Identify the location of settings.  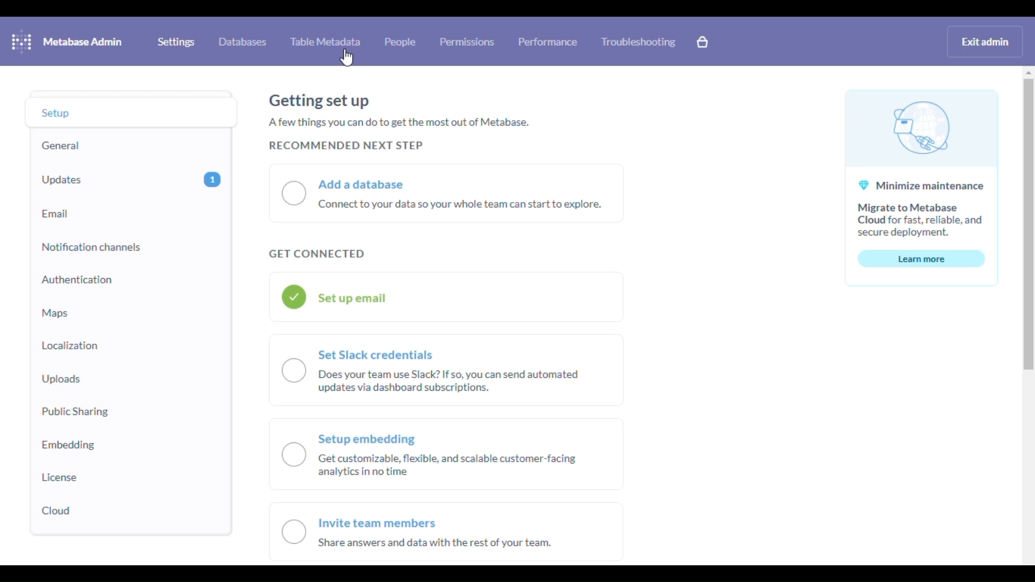
(176, 42).